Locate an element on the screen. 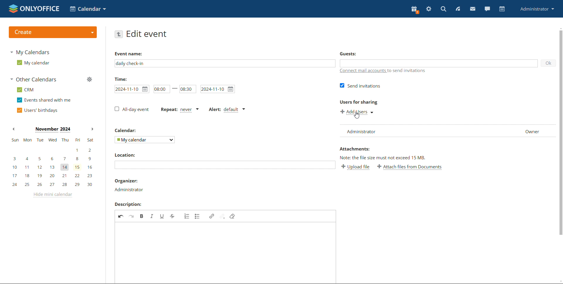  location: is located at coordinates (125, 155).